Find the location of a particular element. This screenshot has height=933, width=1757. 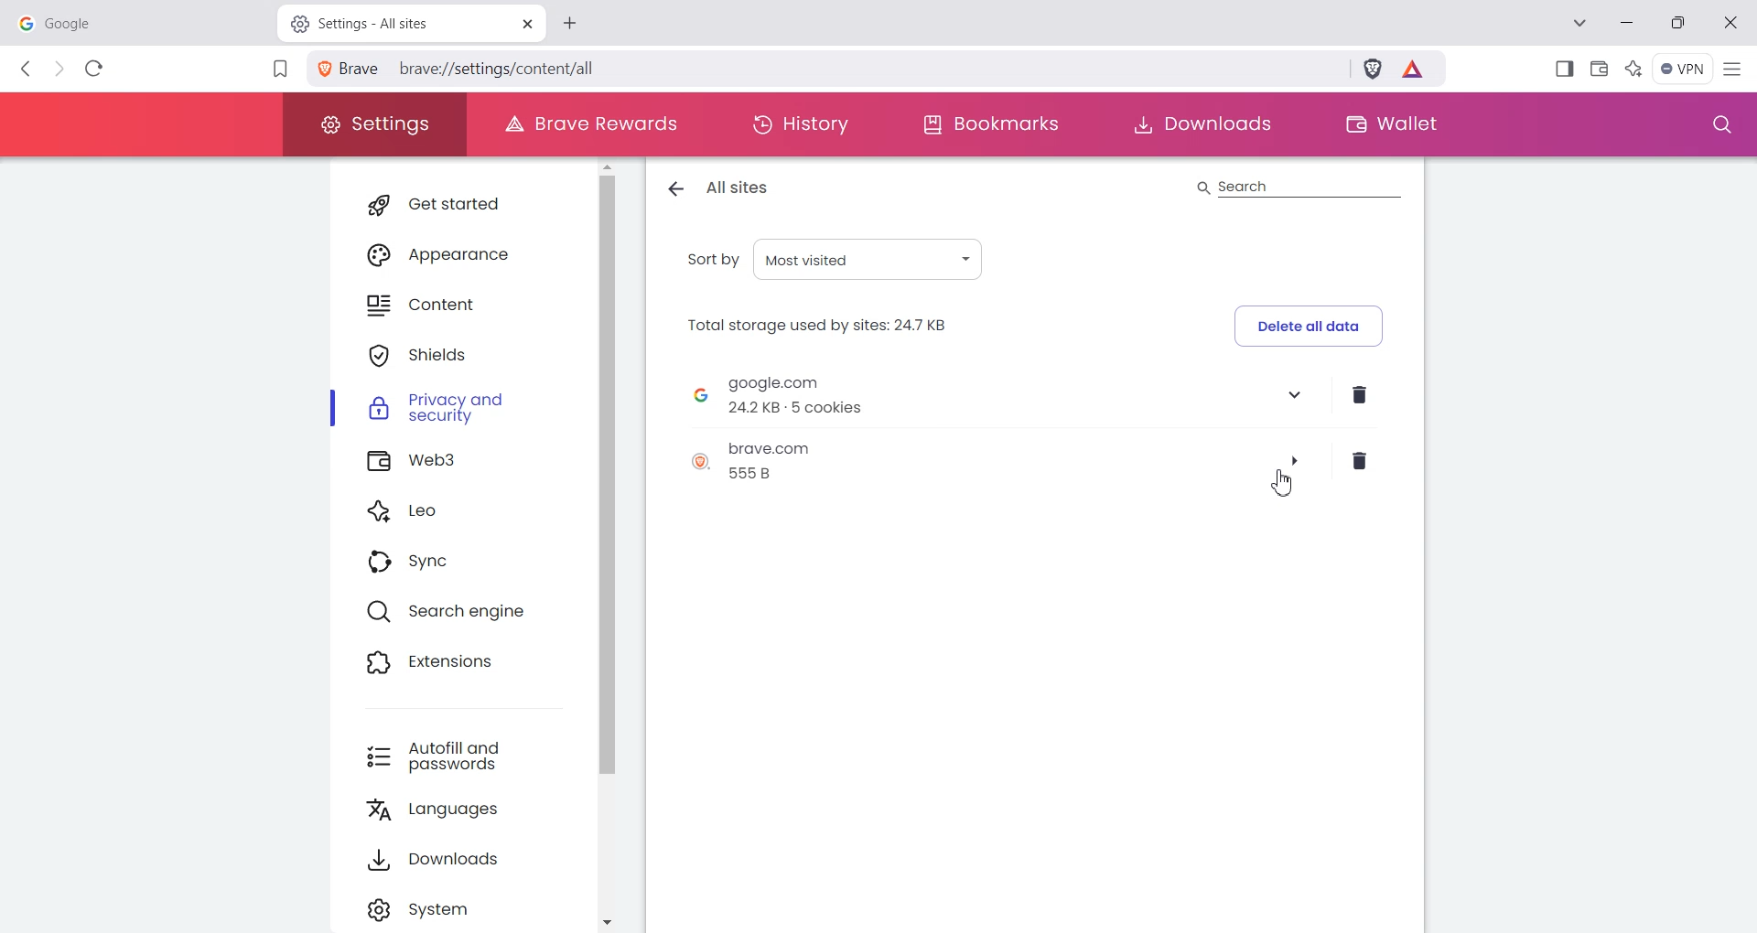

Wallet is located at coordinates (1388, 124).